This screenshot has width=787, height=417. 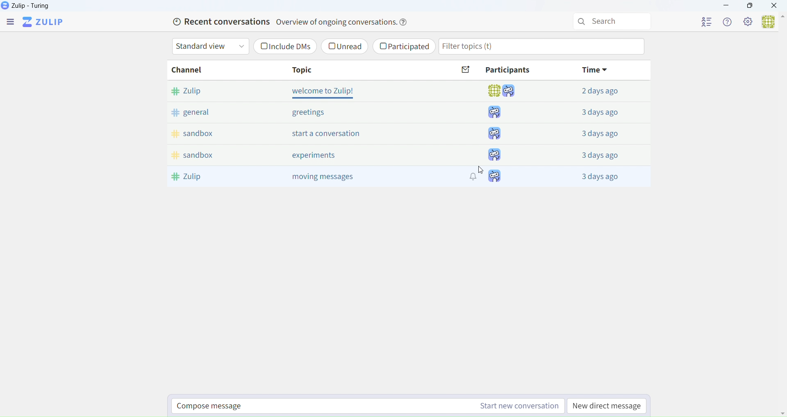 What do you see at coordinates (612, 21) in the screenshot?
I see `Search` at bounding box center [612, 21].